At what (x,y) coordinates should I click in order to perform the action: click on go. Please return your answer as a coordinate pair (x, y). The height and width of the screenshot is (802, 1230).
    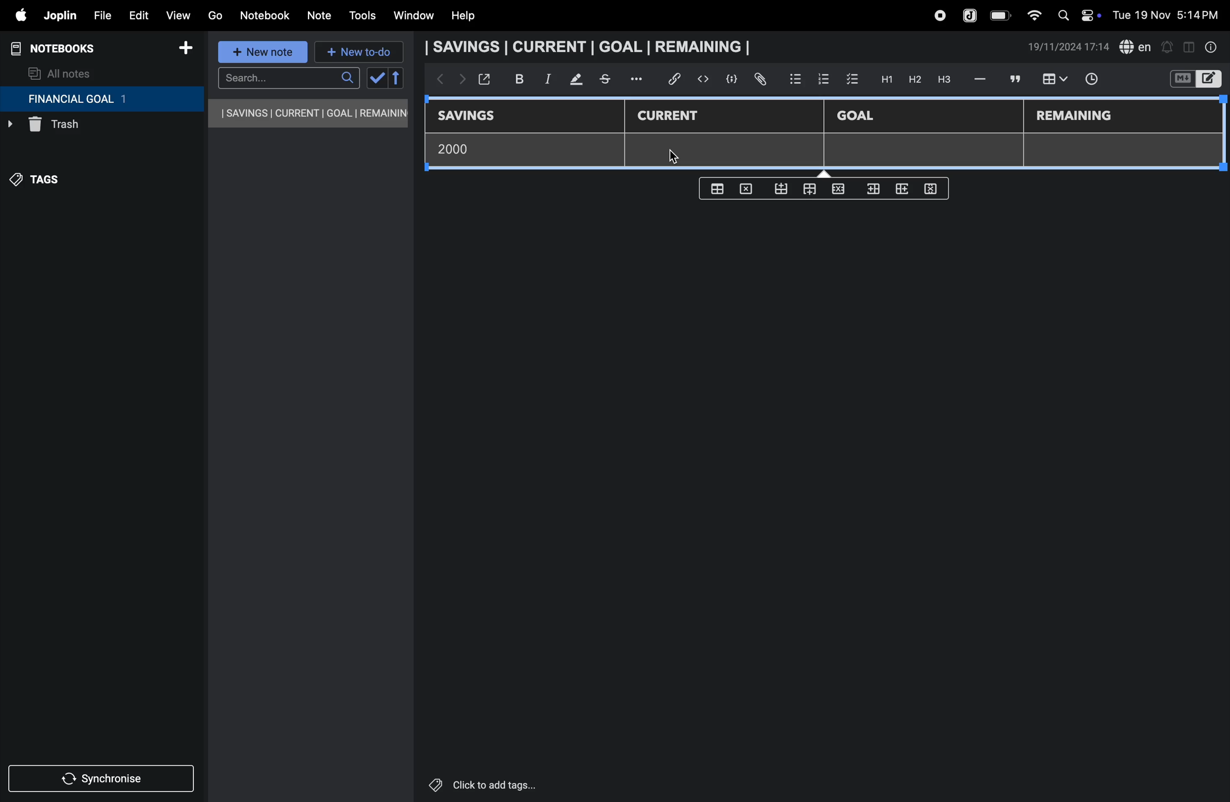
    Looking at the image, I should click on (215, 14).